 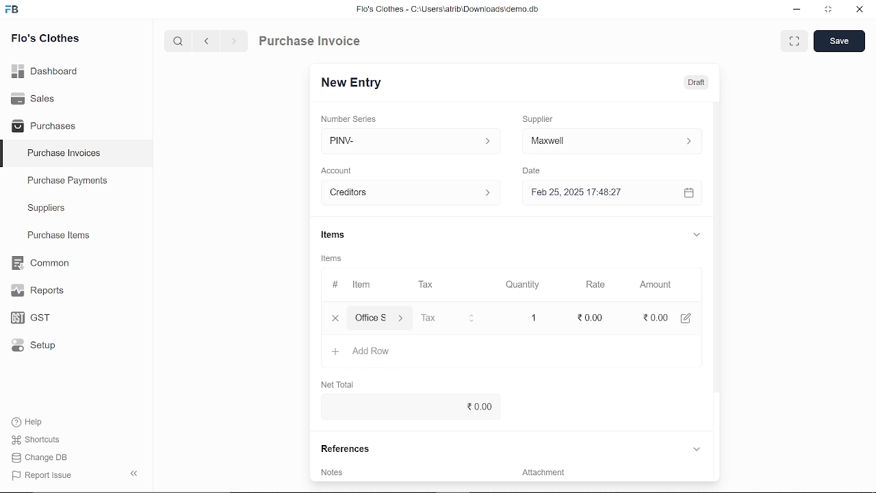 I want to click on Rate, so click(x=593, y=284).